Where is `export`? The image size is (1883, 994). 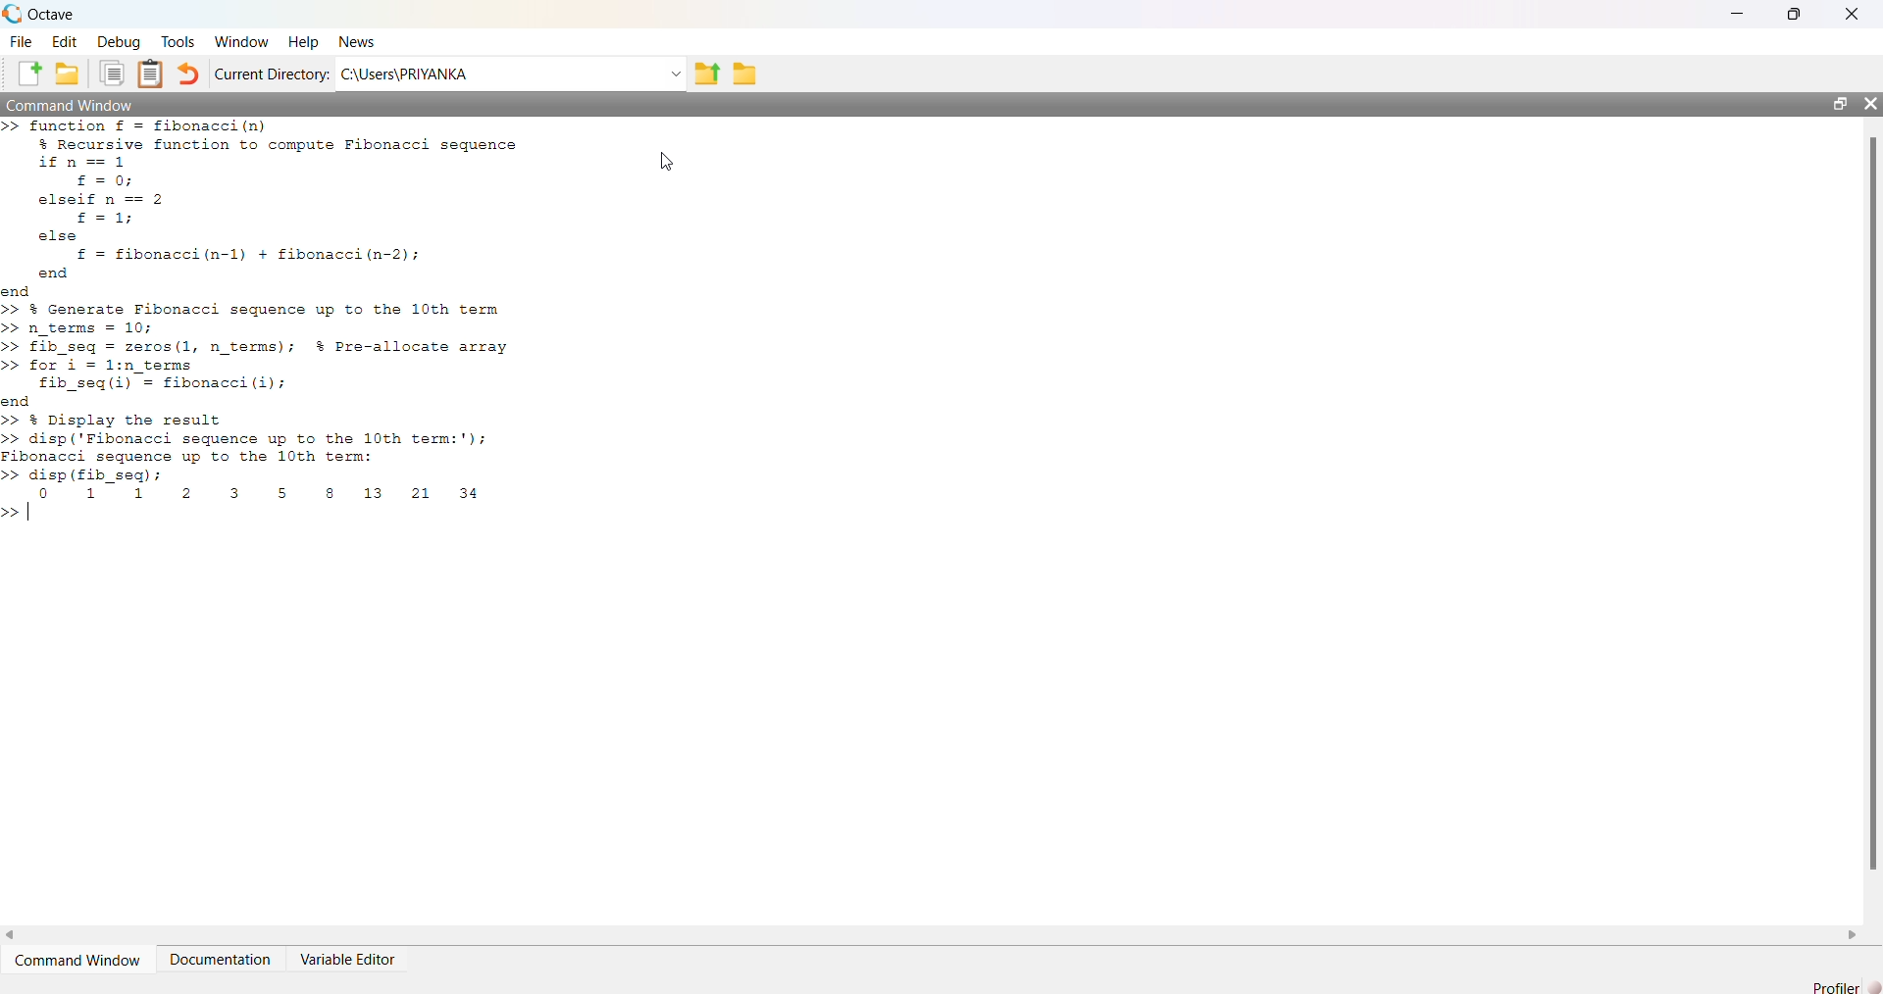
export is located at coordinates (708, 75).